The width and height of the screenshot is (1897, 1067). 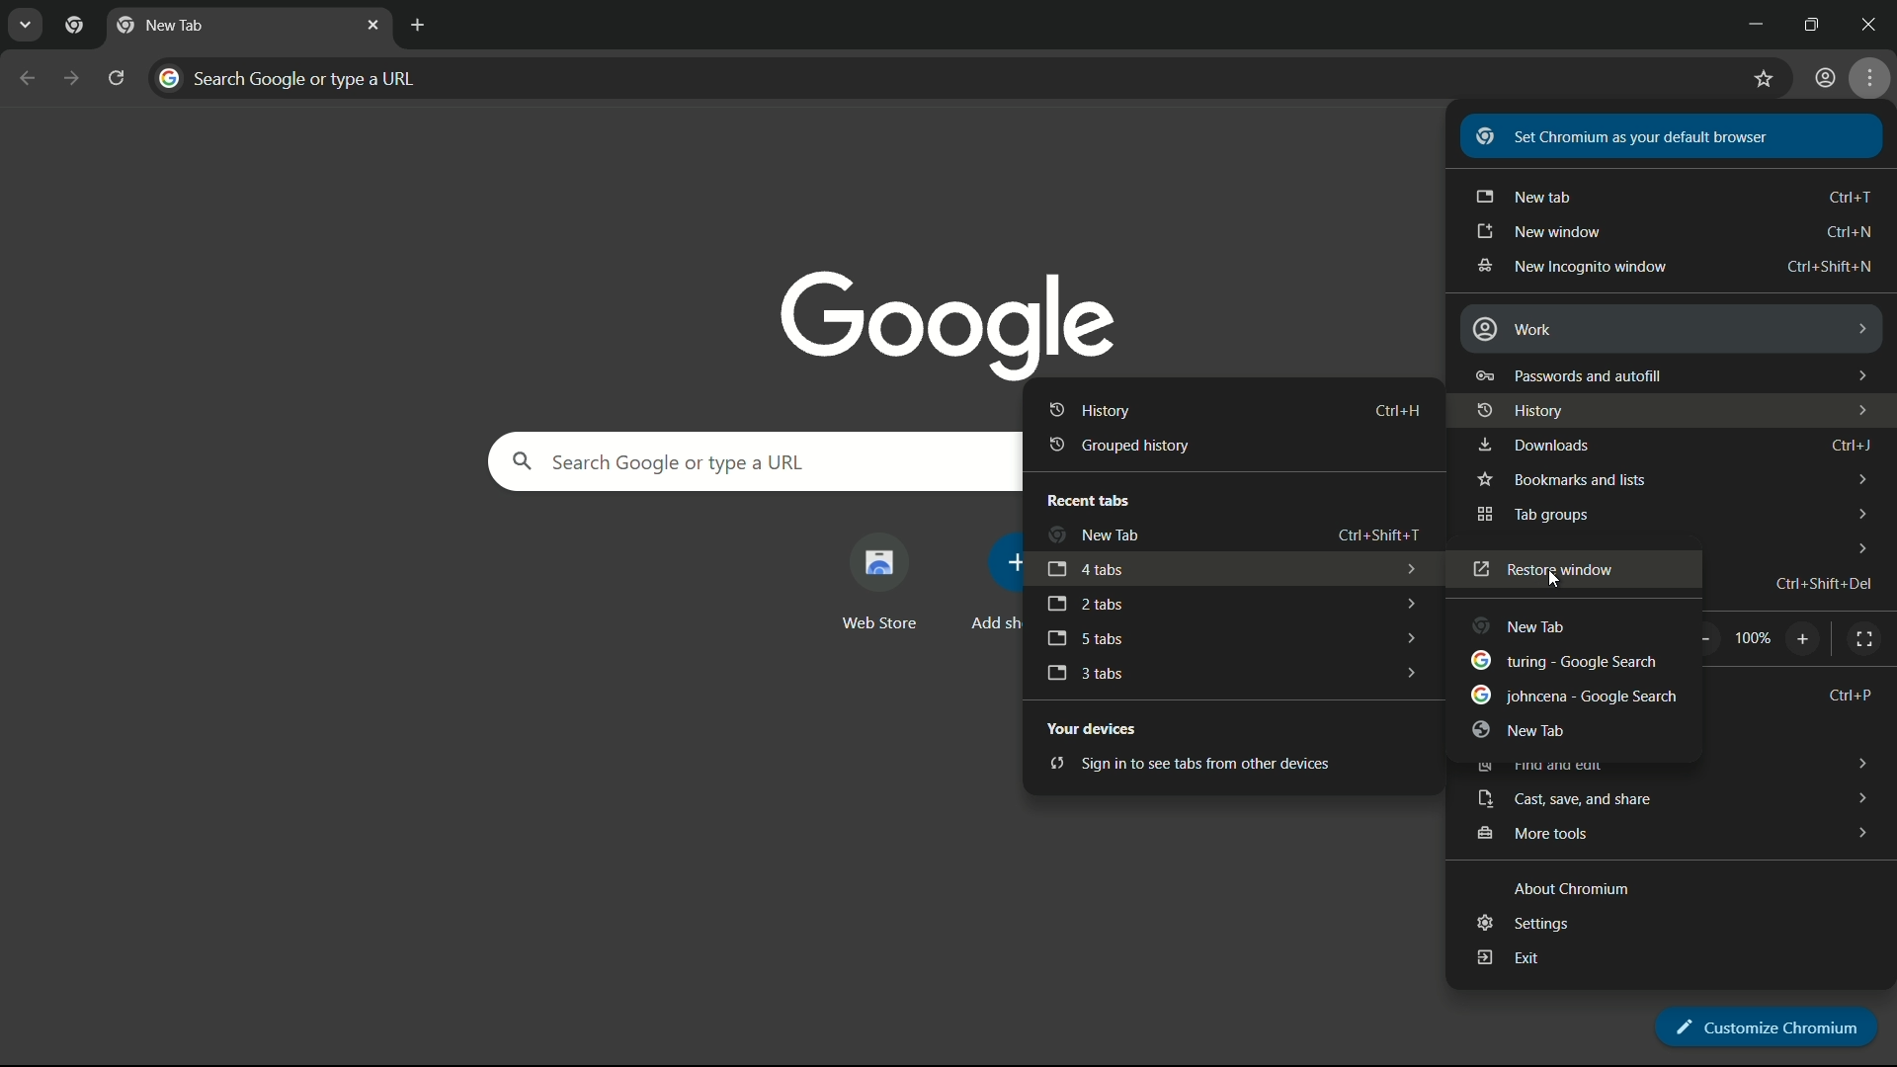 I want to click on user profile, so click(x=1820, y=77).